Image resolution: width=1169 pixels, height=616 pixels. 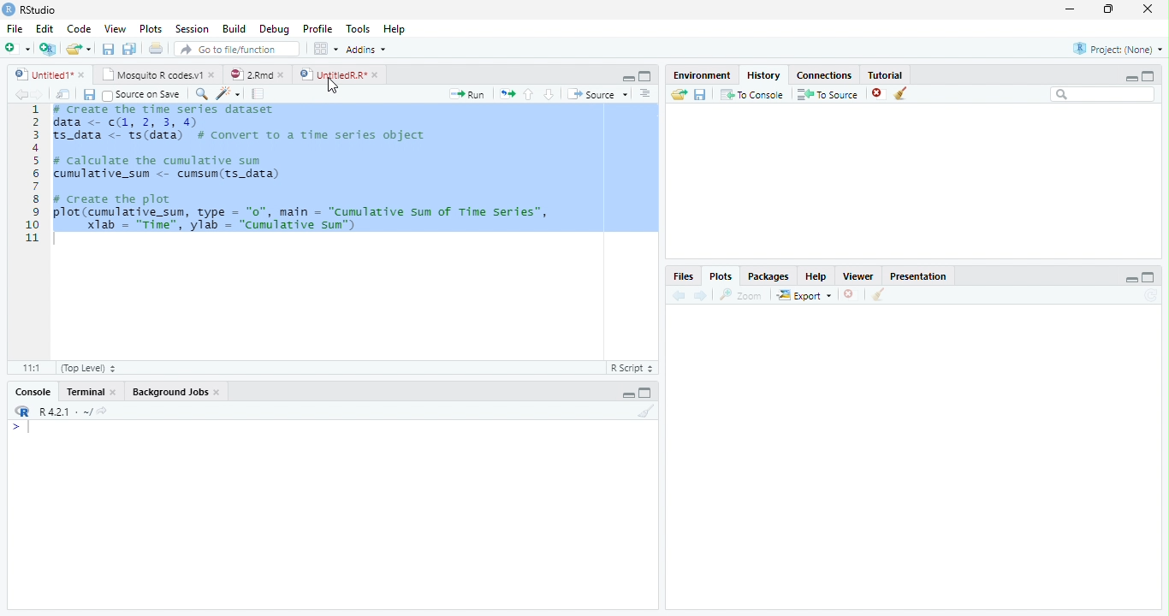 What do you see at coordinates (20, 95) in the screenshot?
I see `Back` at bounding box center [20, 95].